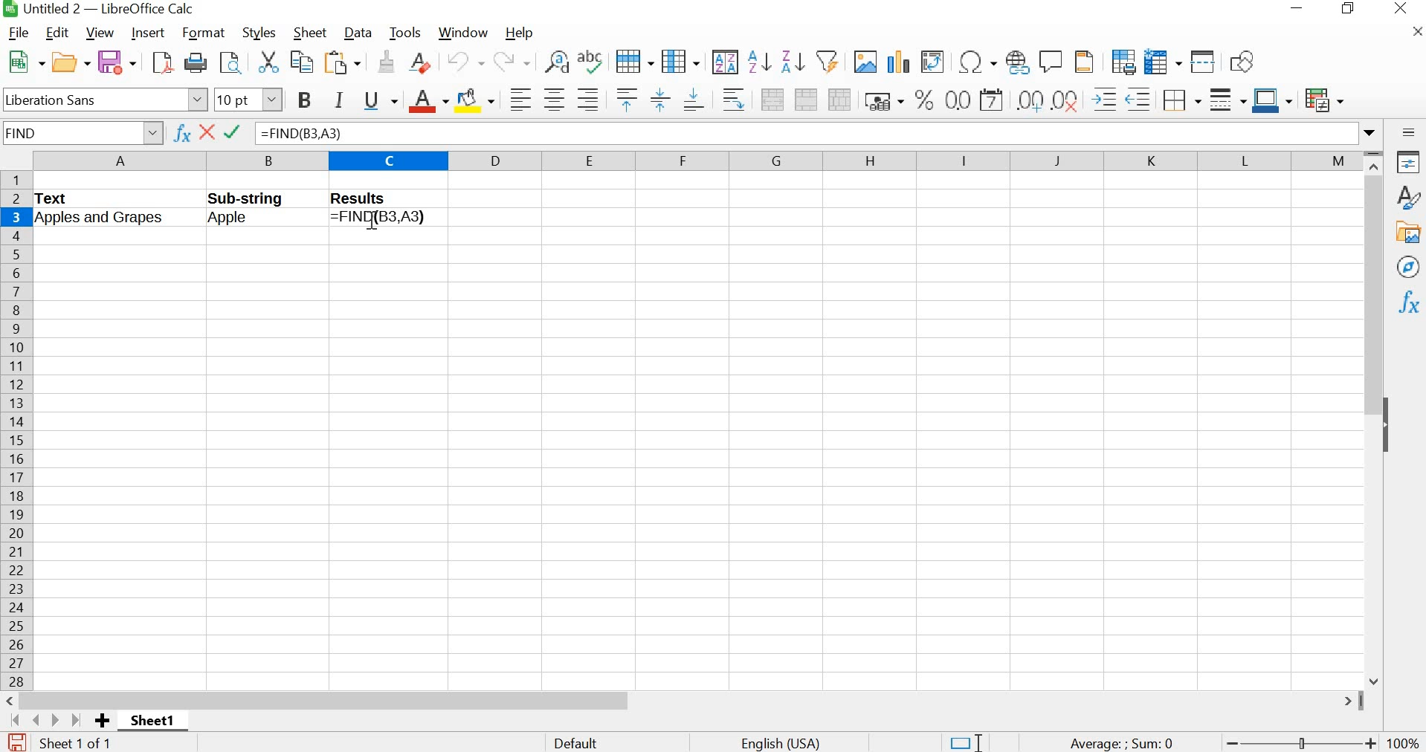 The height and width of the screenshot is (752, 1426). What do you see at coordinates (693, 98) in the screenshot?
I see `align bottom` at bounding box center [693, 98].